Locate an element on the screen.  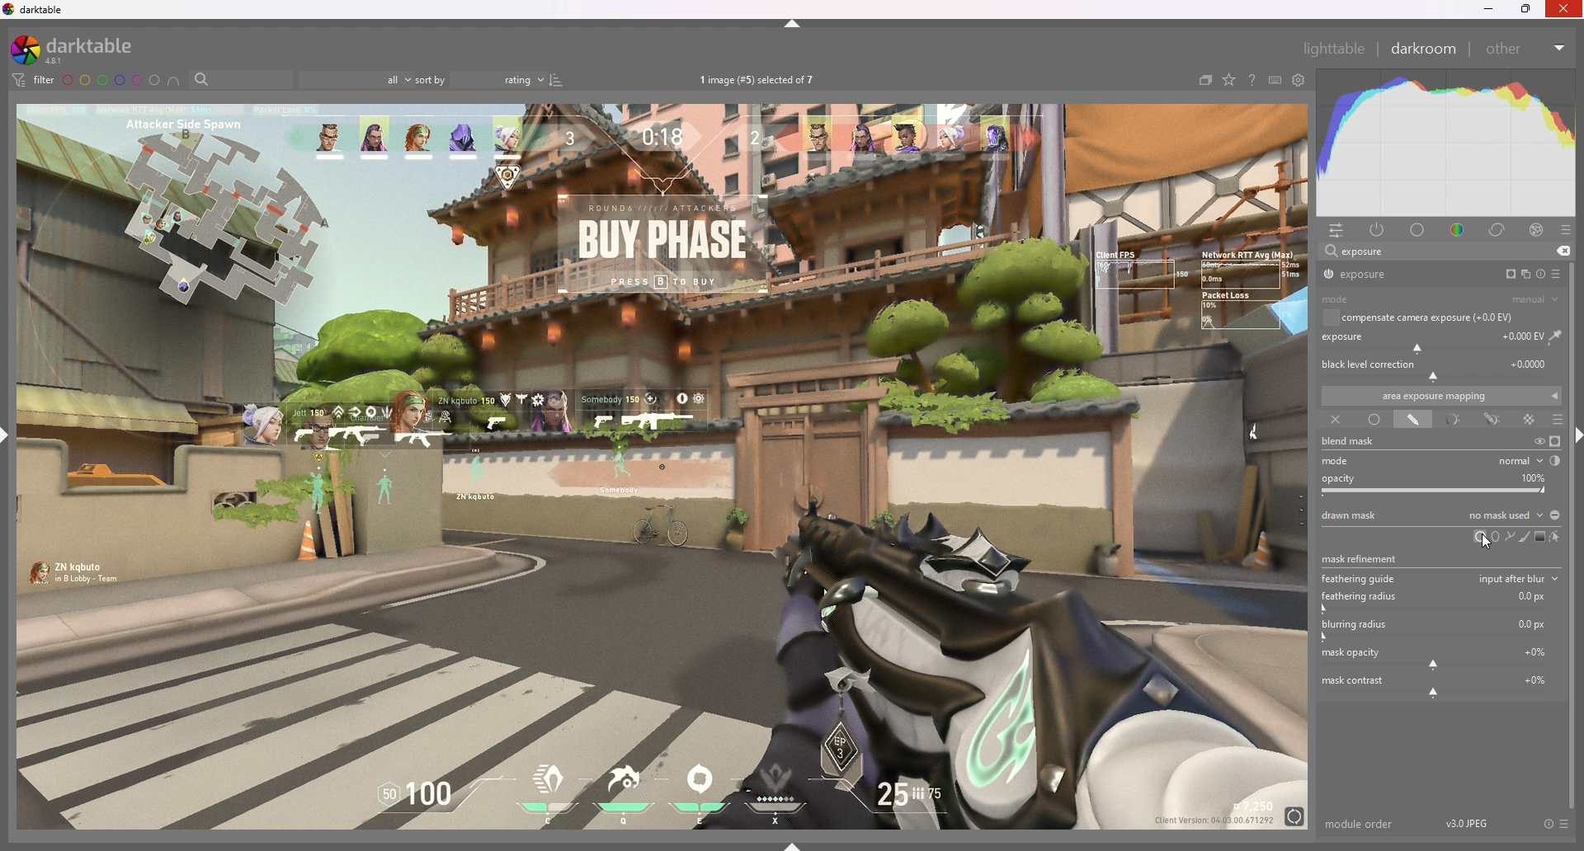
cursor is located at coordinates (1487, 541).